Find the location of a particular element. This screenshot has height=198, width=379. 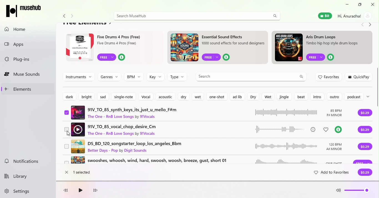

Quick play is located at coordinates (359, 77).